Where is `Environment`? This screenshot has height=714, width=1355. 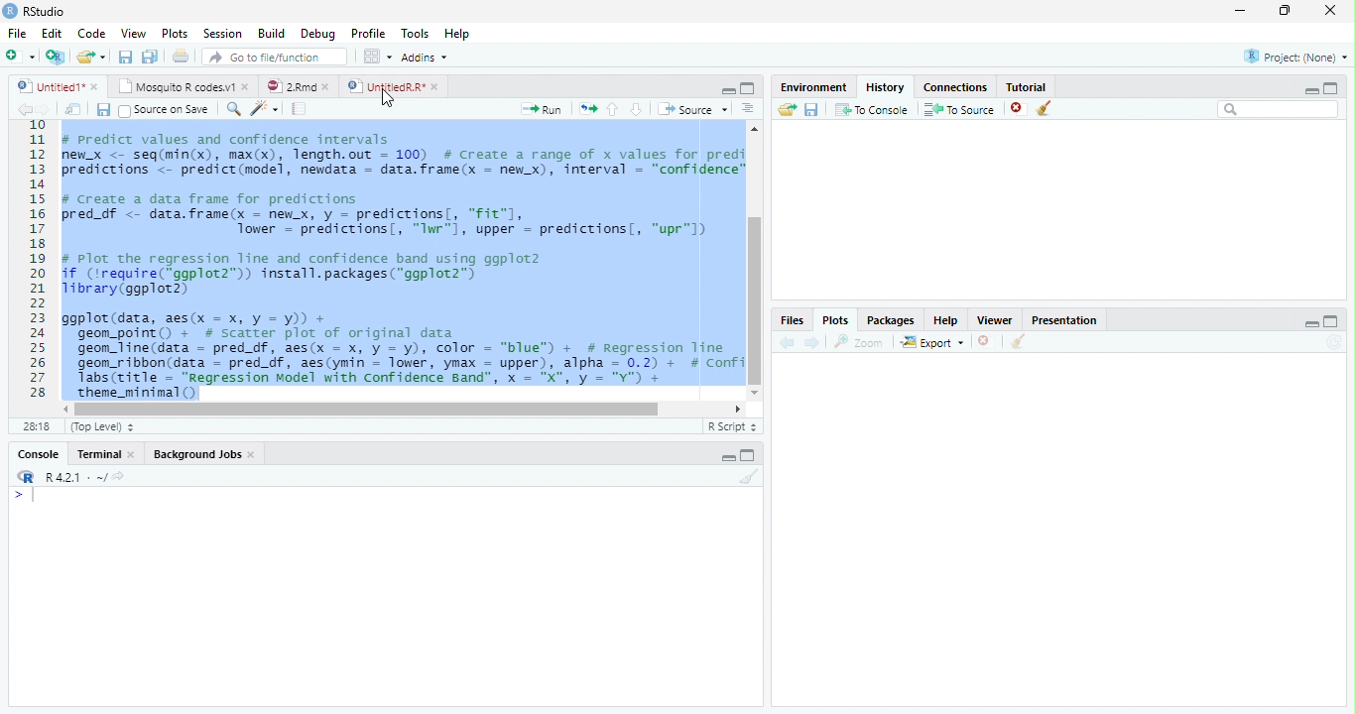 Environment is located at coordinates (813, 87).